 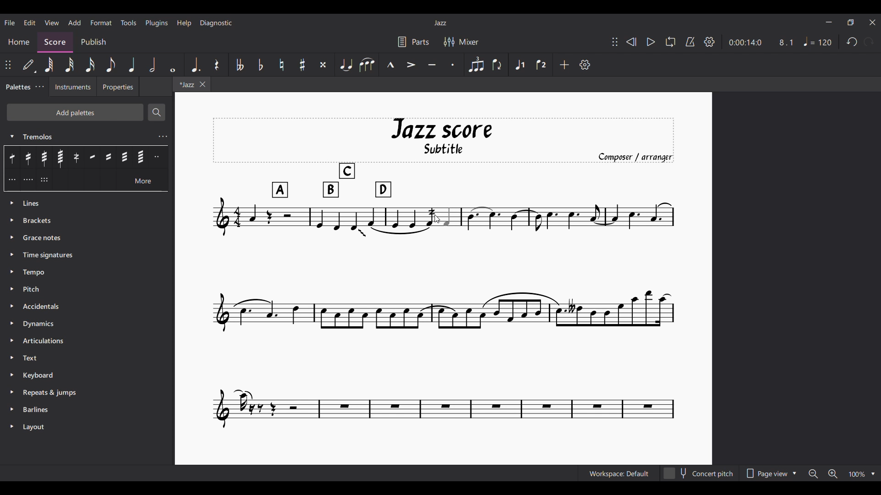 I want to click on Voice 2, so click(x=541, y=64).